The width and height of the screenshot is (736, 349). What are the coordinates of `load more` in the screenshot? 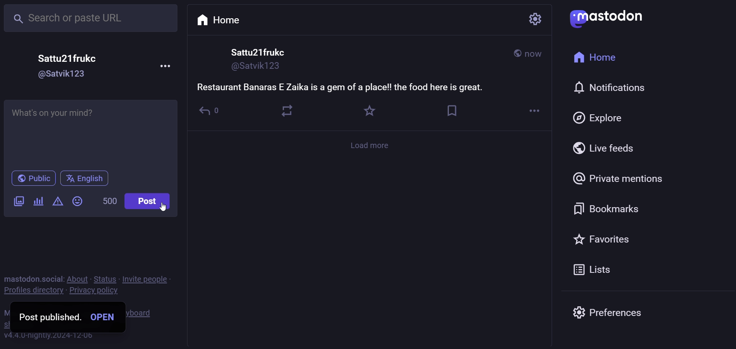 It's located at (372, 145).